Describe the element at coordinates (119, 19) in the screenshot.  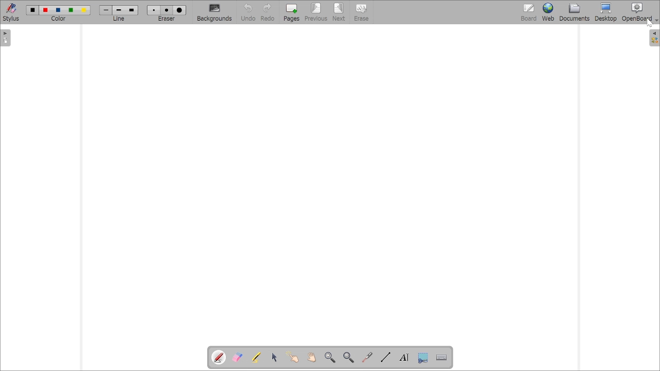
I see `line` at that location.